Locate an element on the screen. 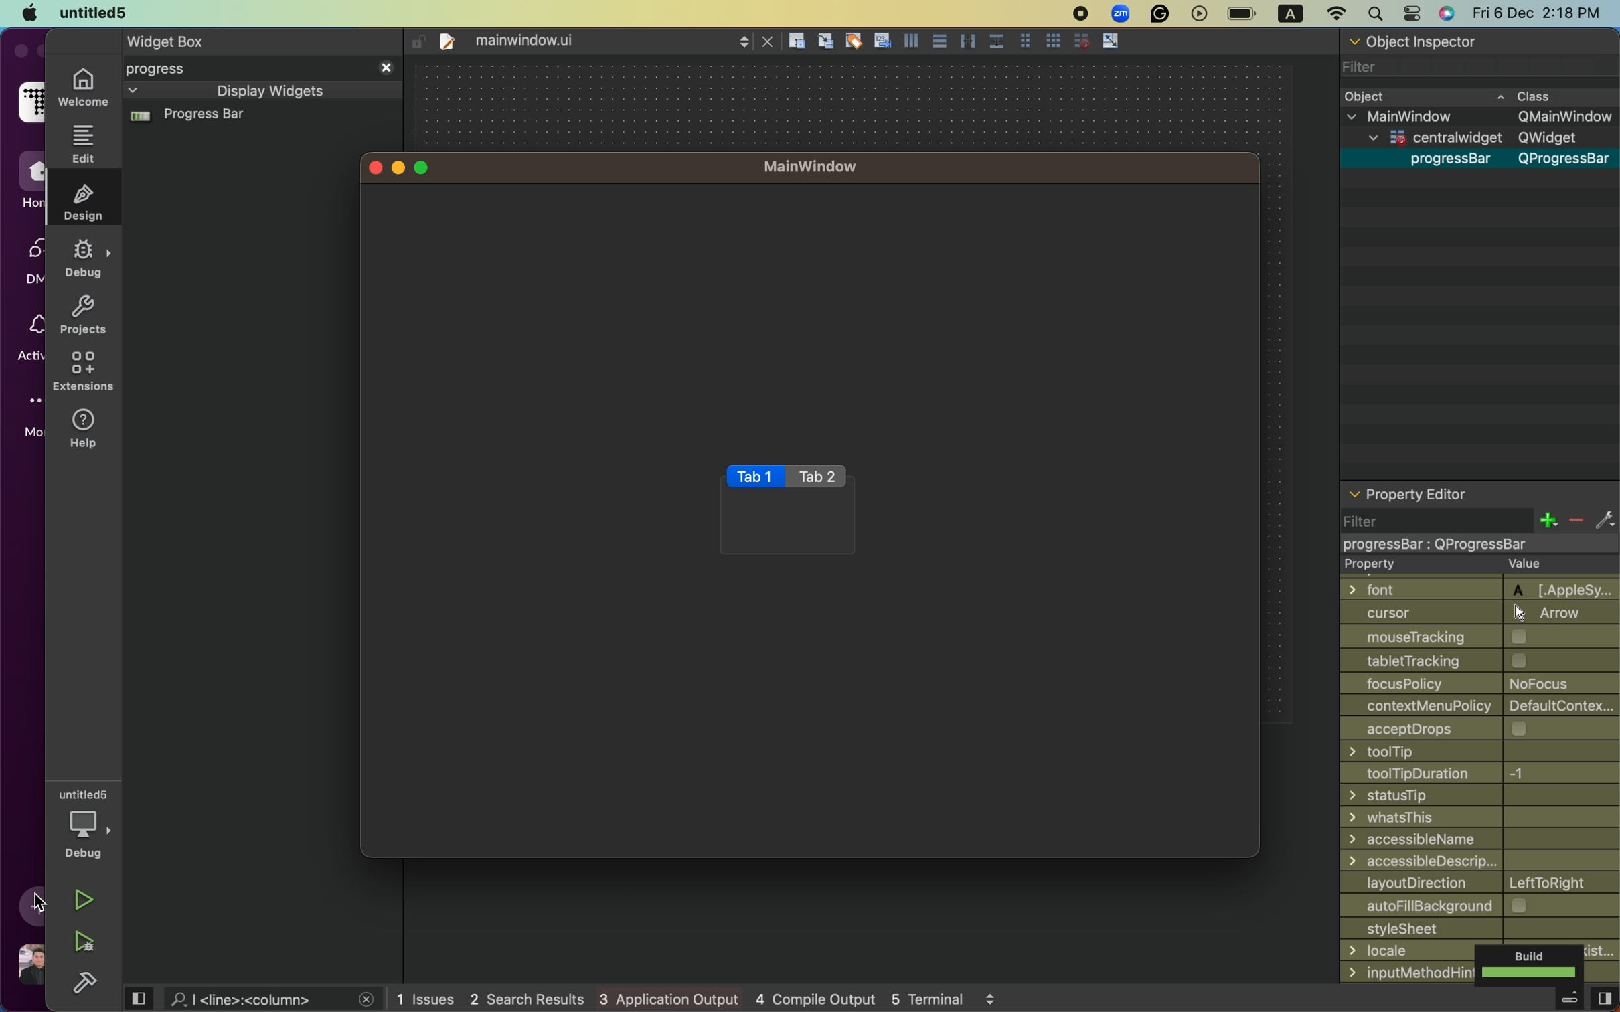  layout direction is located at coordinates (1481, 884).